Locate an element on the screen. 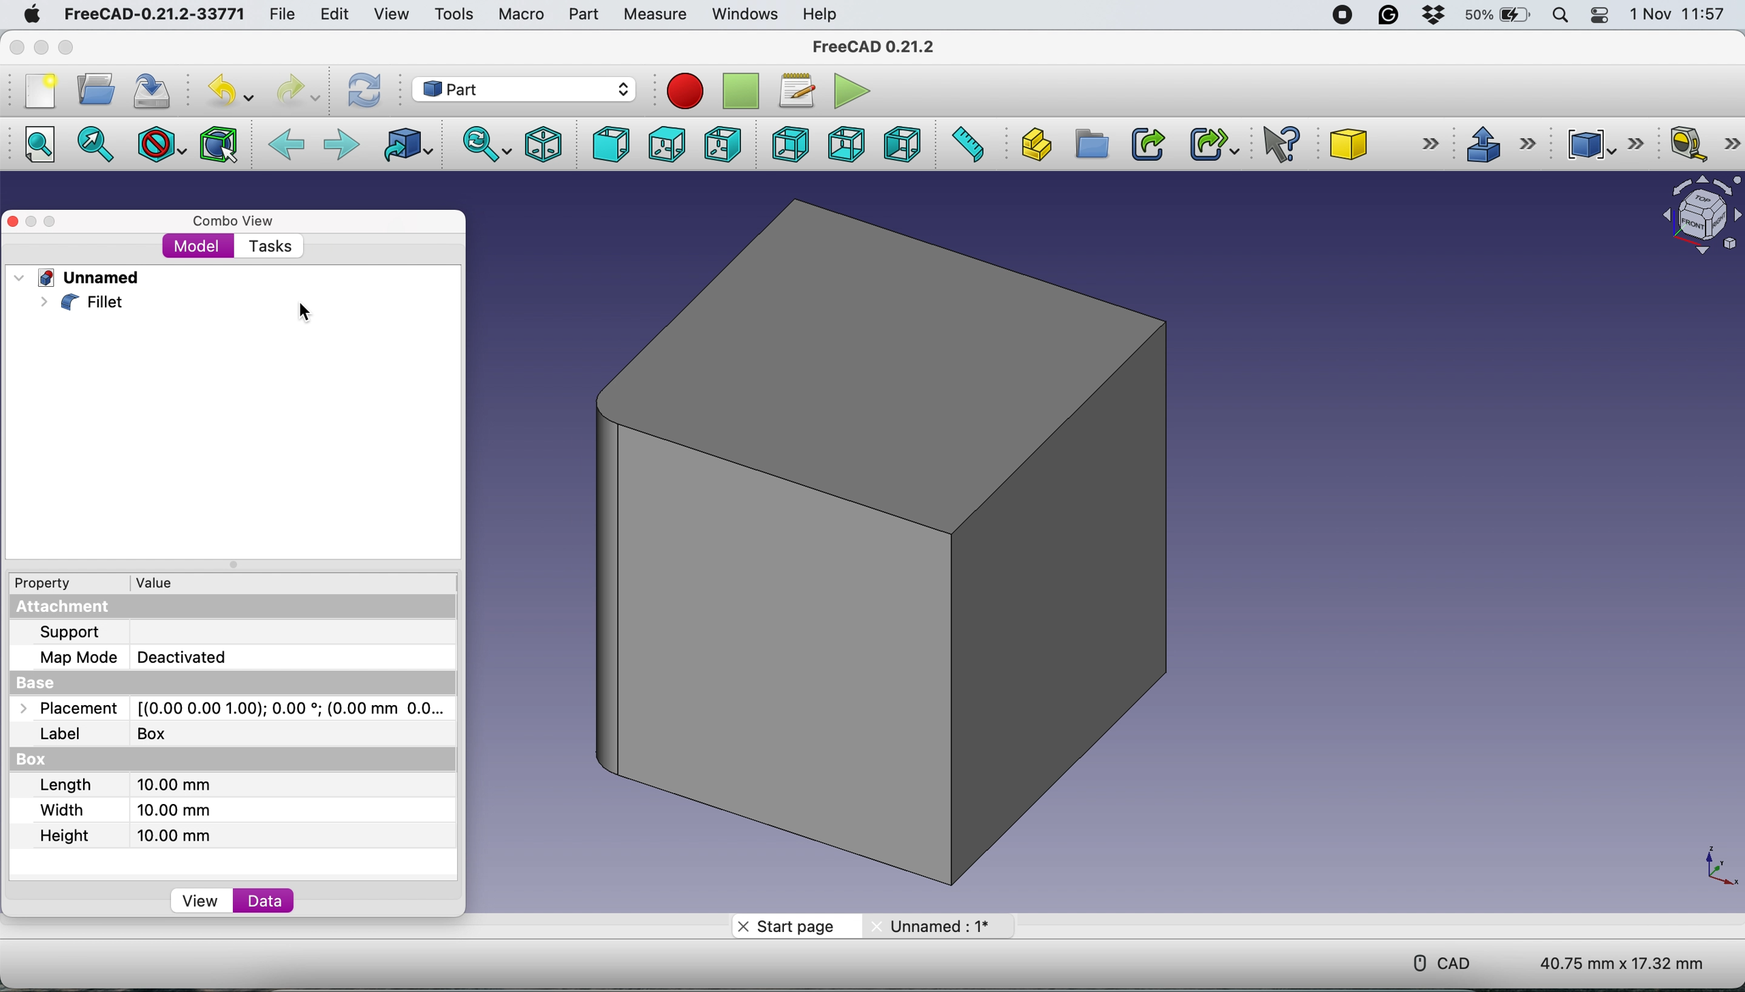 The height and width of the screenshot is (992, 1745). base is located at coordinates (43, 684).